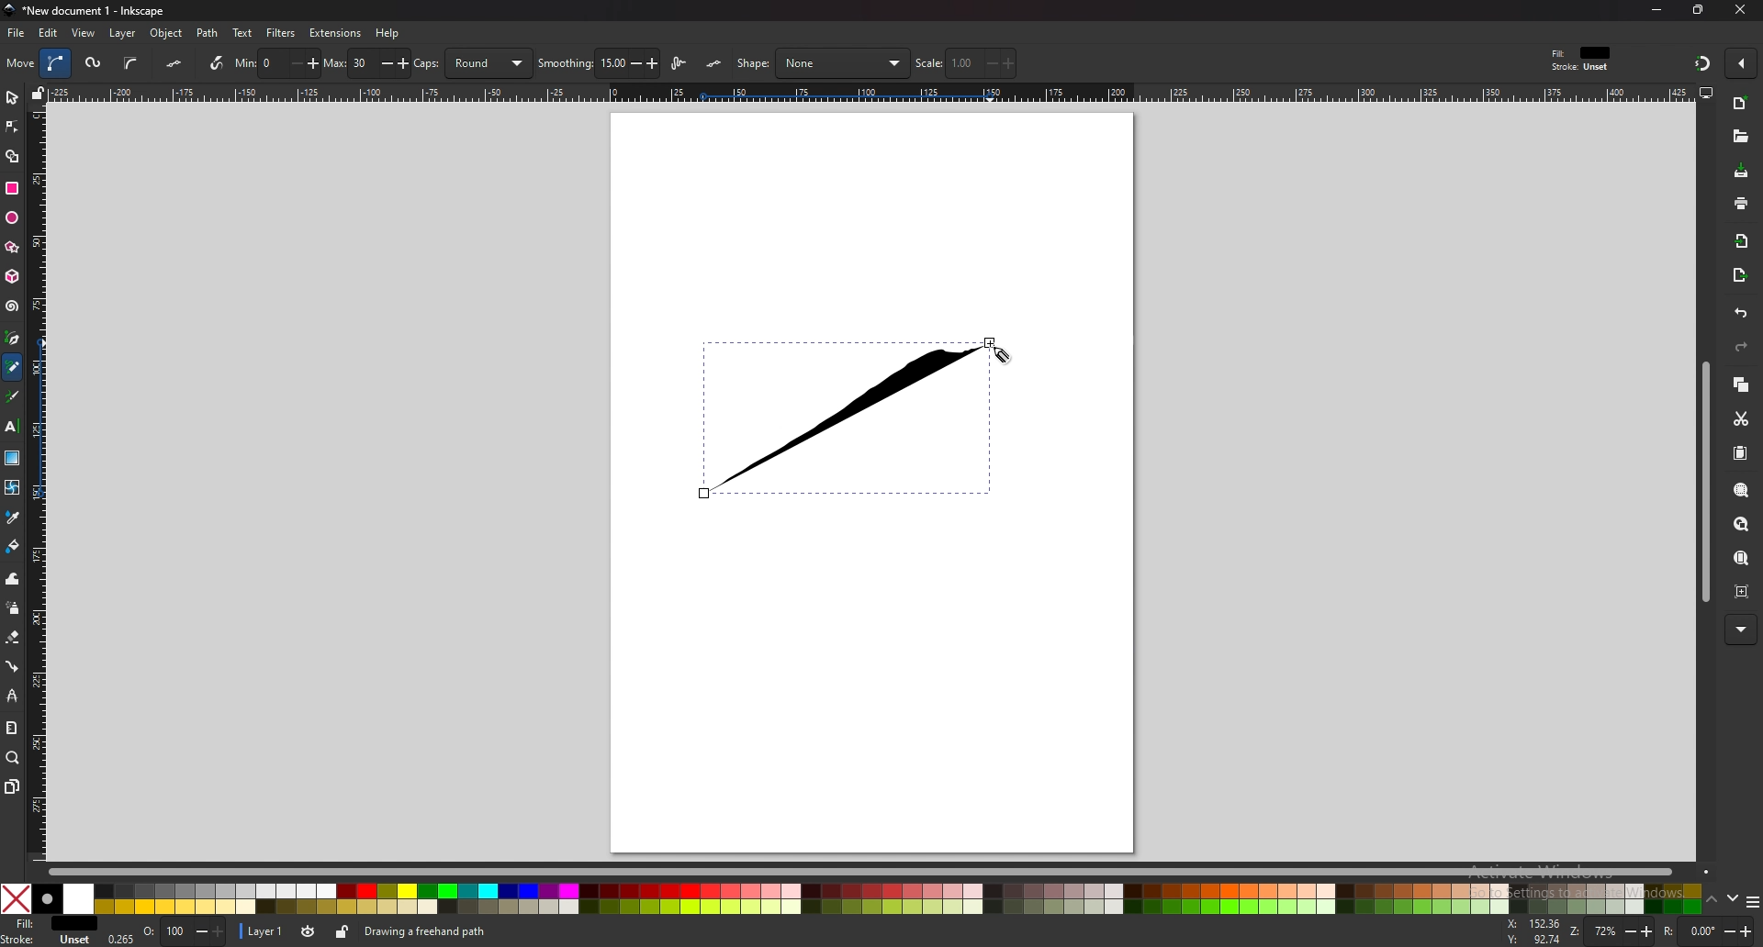  Describe the element at coordinates (280, 34) in the screenshot. I see `filters` at that location.